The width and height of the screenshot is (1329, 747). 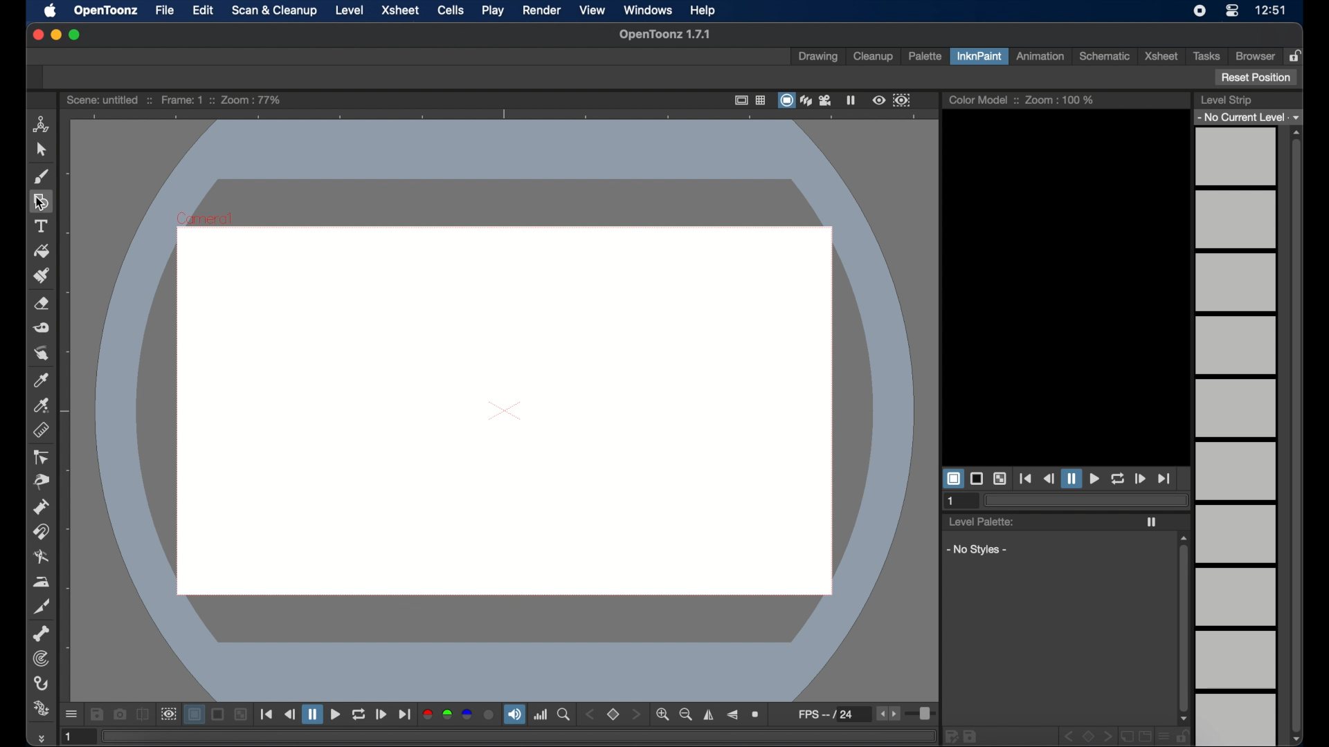 I want to click on safe area, so click(x=739, y=100).